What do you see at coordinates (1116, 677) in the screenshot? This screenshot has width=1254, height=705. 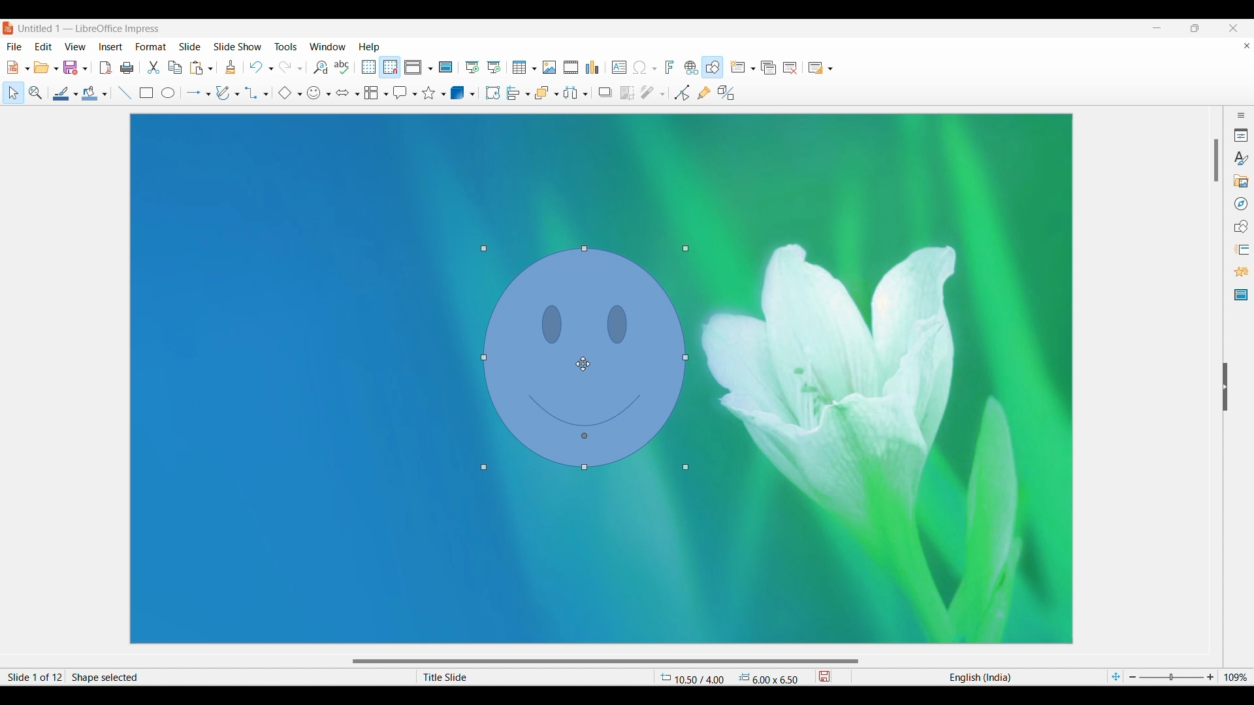 I see `Fit slide to current window` at bounding box center [1116, 677].